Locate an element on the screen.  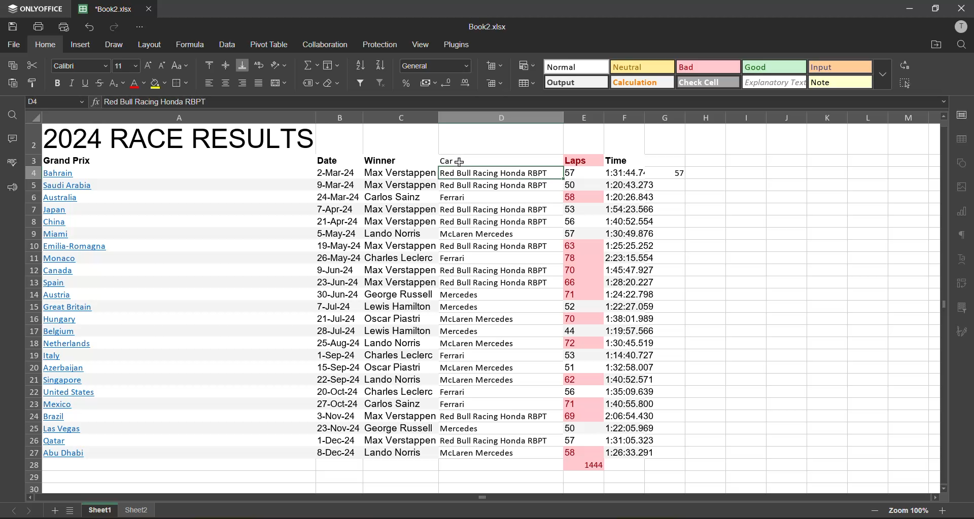
Laps time is located at coordinates (647, 313).